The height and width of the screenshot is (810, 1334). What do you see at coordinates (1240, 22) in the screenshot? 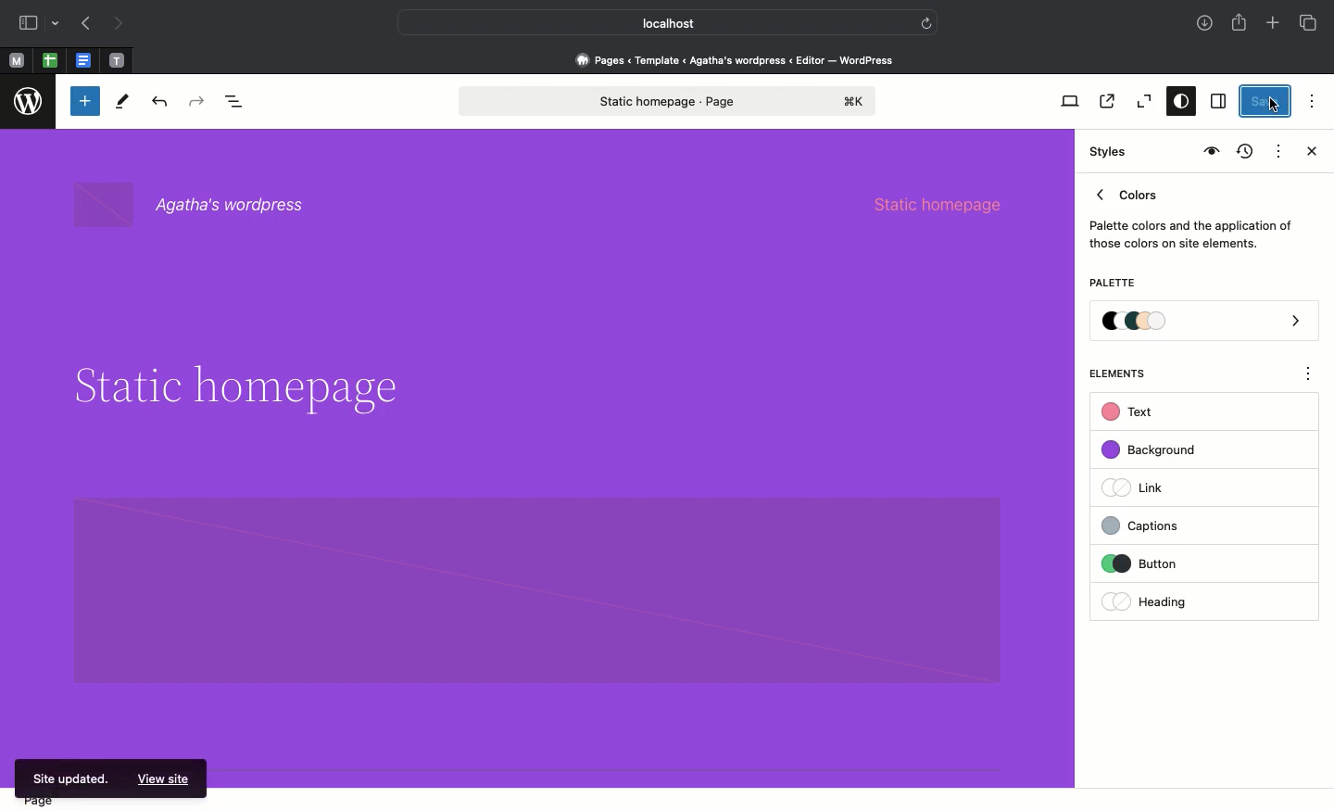
I see `Share` at bounding box center [1240, 22].